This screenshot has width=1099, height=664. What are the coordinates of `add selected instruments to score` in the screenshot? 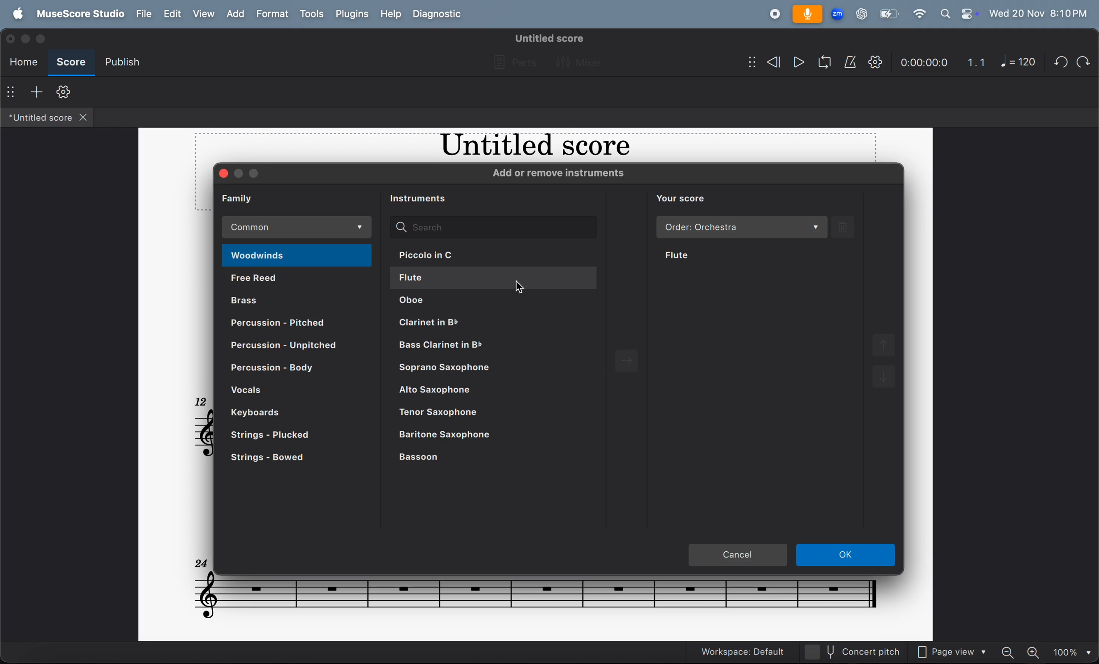 It's located at (636, 361).